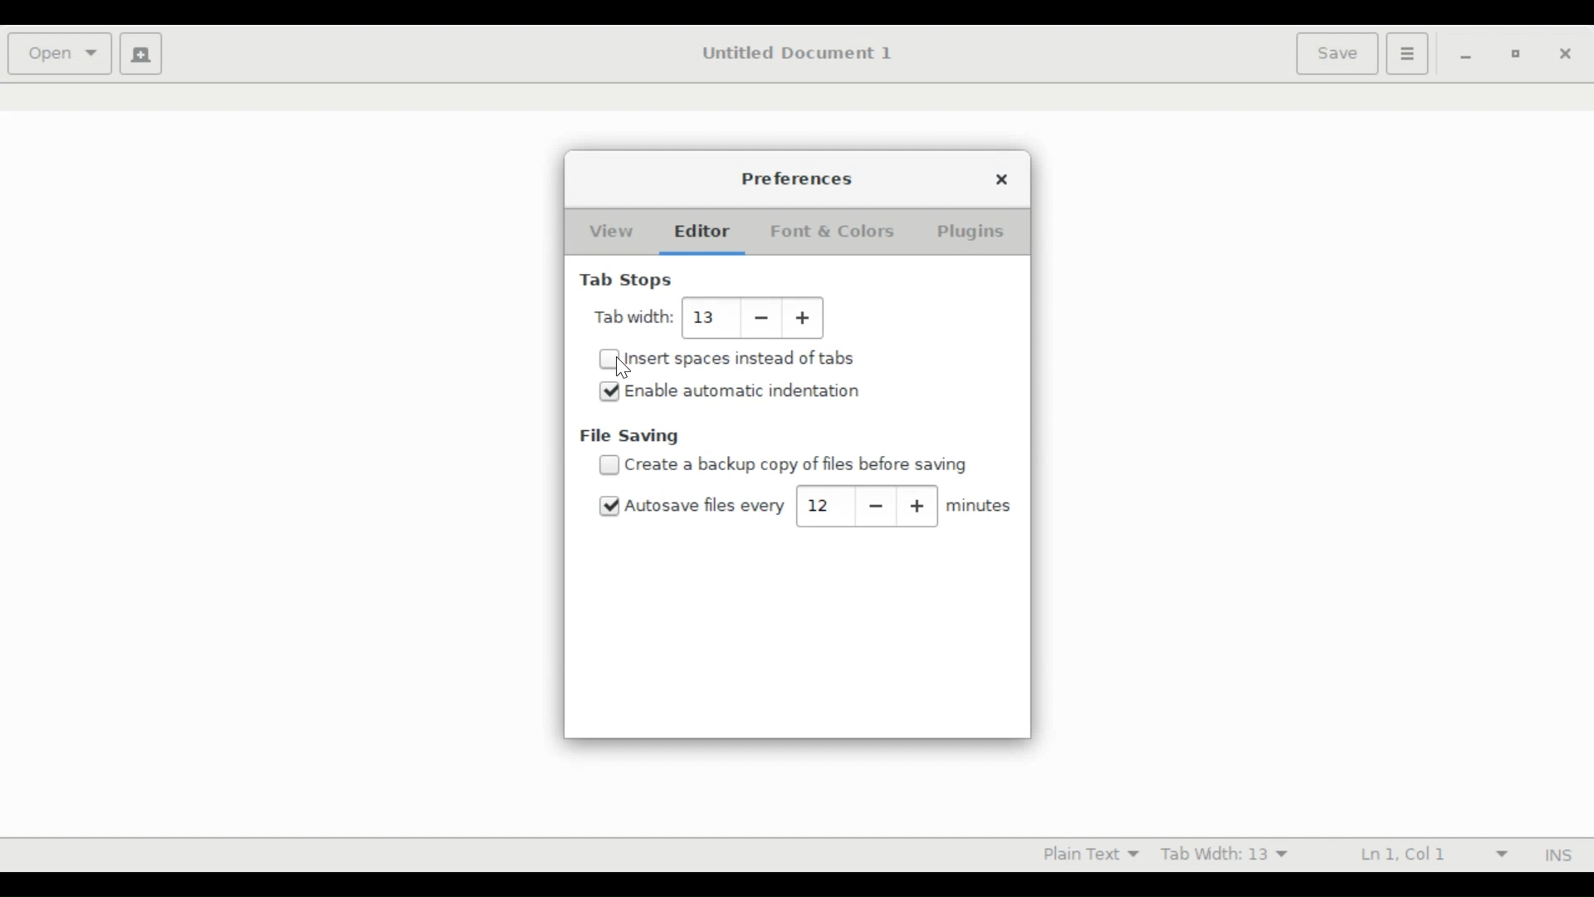 Image resolution: width=1594 pixels, height=897 pixels. Describe the element at coordinates (823, 505) in the screenshot. I see `12` at that location.